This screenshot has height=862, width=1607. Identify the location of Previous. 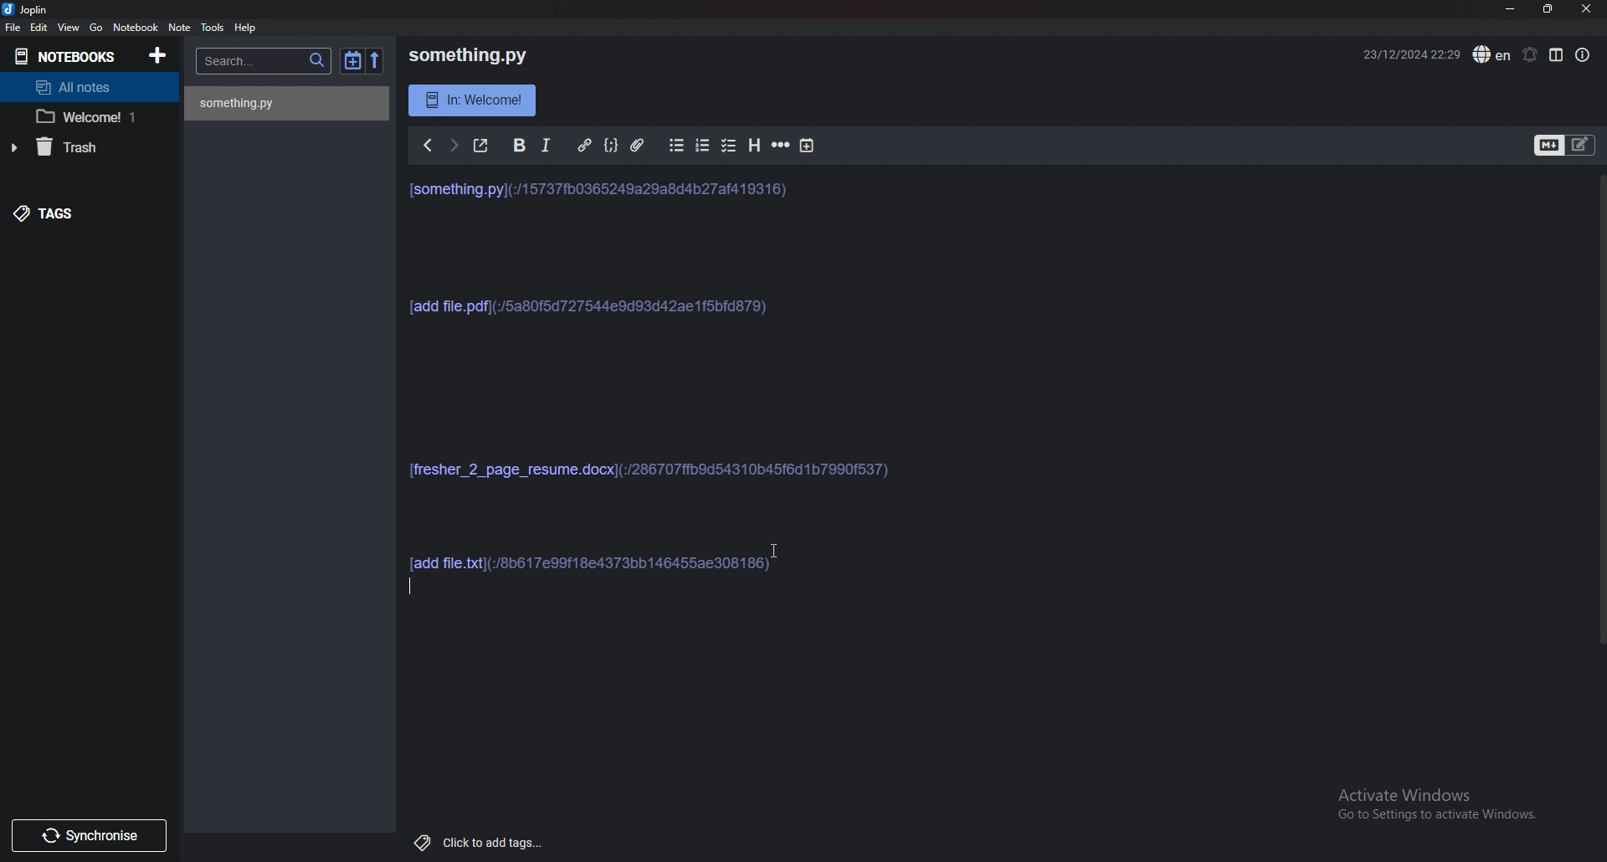
(427, 145).